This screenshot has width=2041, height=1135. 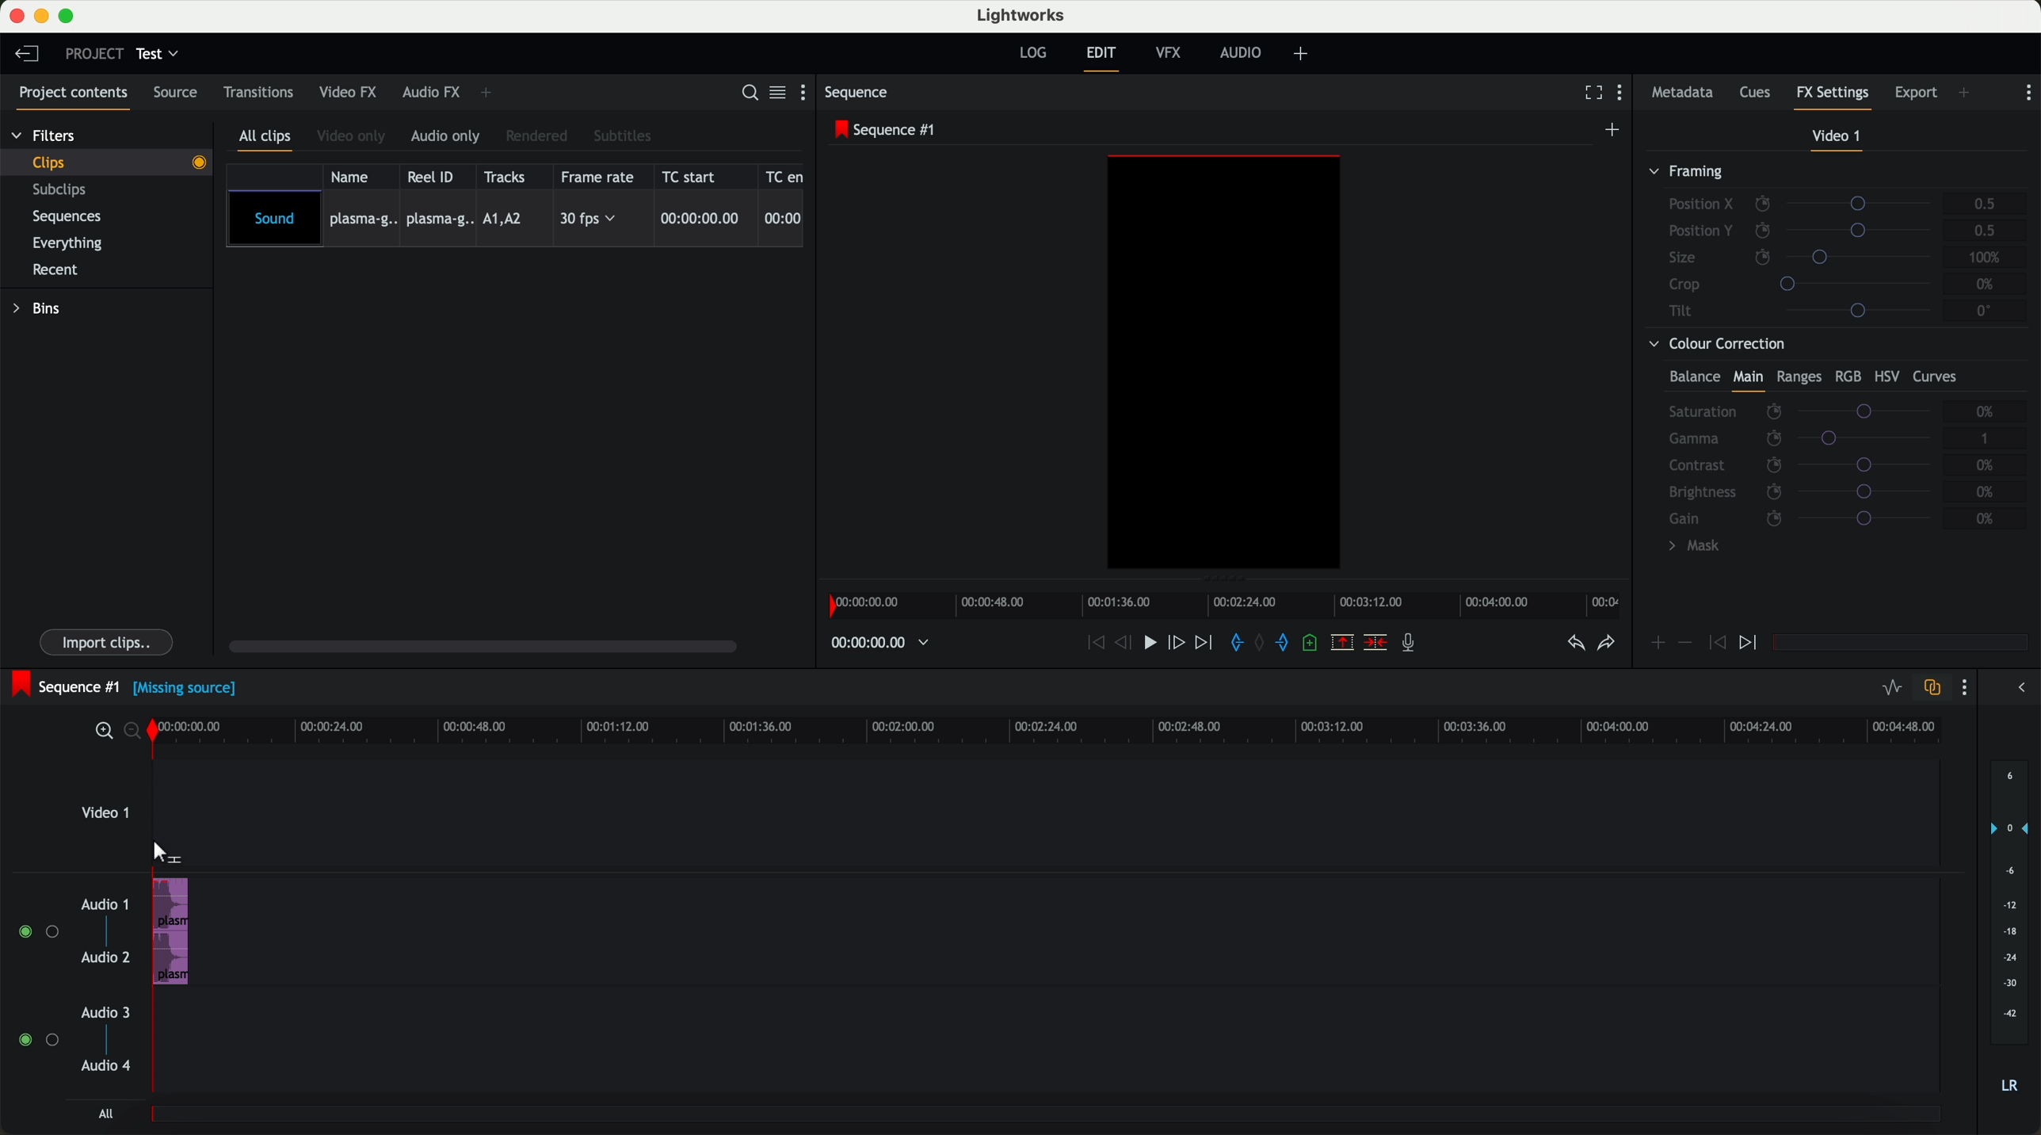 I want to click on audio FX, so click(x=430, y=93).